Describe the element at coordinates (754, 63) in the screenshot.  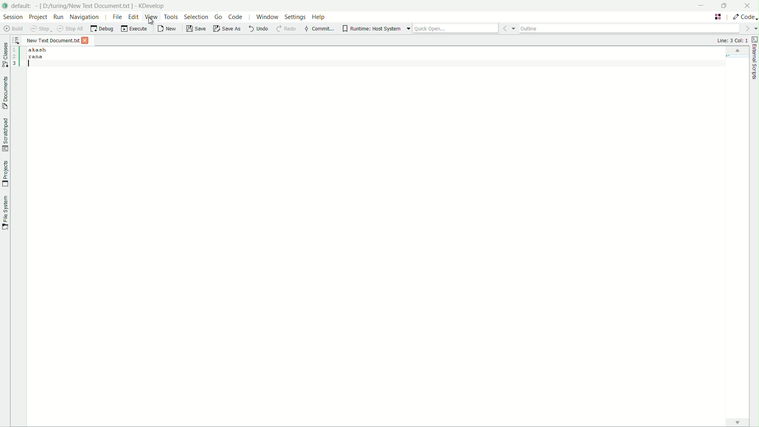
I see `external scripts` at that location.